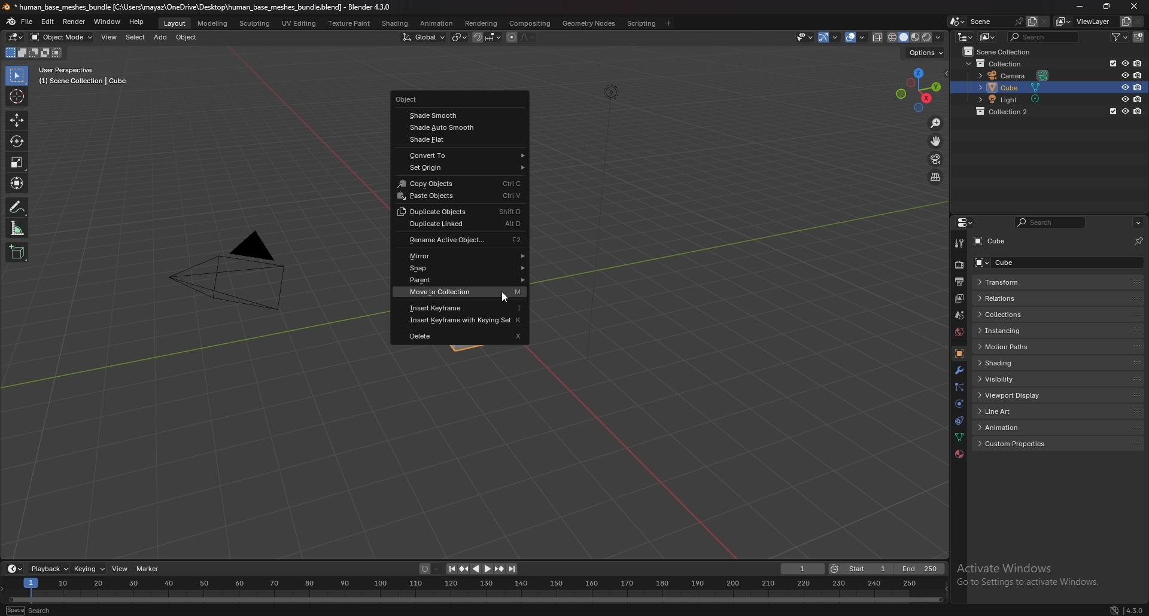 Image resolution: width=1149 pixels, height=616 pixels. What do you see at coordinates (909, 36) in the screenshot?
I see `viewport shading` at bounding box center [909, 36].